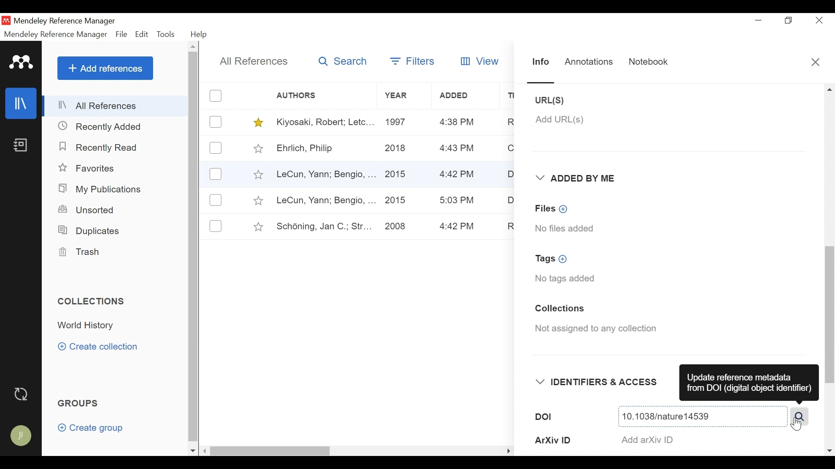 This screenshot has width=835, height=469. Describe the element at coordinates (303, 96) in the screenshot. I see `Authors` at that location.